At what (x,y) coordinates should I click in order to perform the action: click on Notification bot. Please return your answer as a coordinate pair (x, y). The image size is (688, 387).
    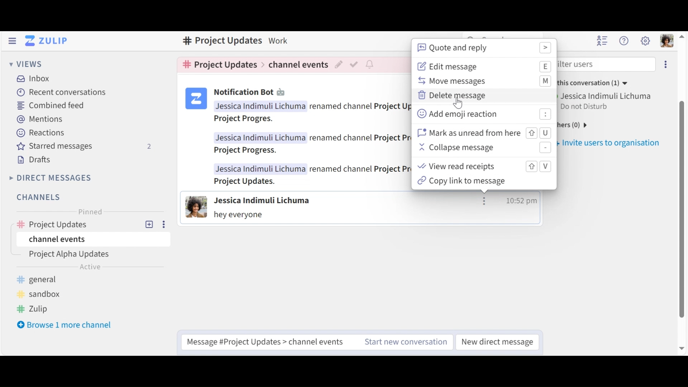
    Looking at the image, I should click on (251, 92).